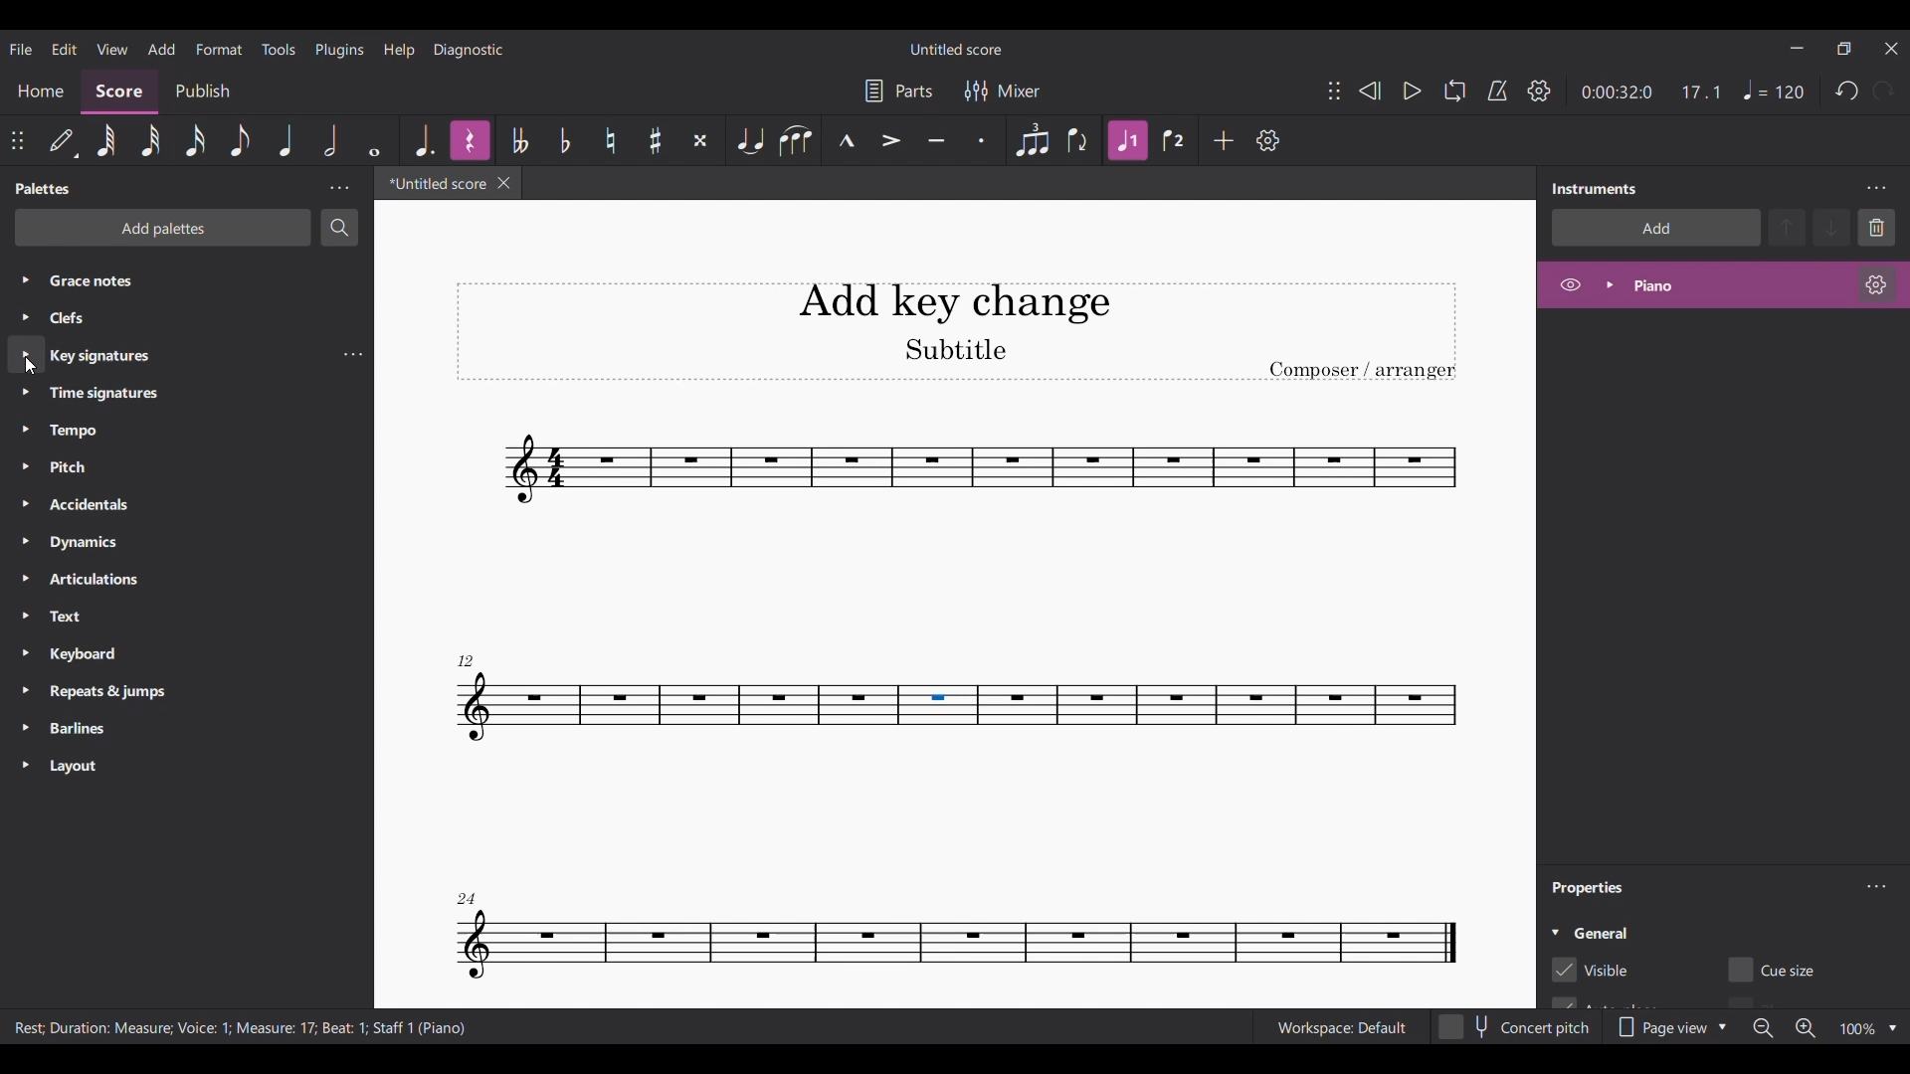 This screenshot has height=1074, width=1910. What do you see at coordinates (220, 49) in the screenshot?
I see `Format menu` at bounding box center [220, 49].